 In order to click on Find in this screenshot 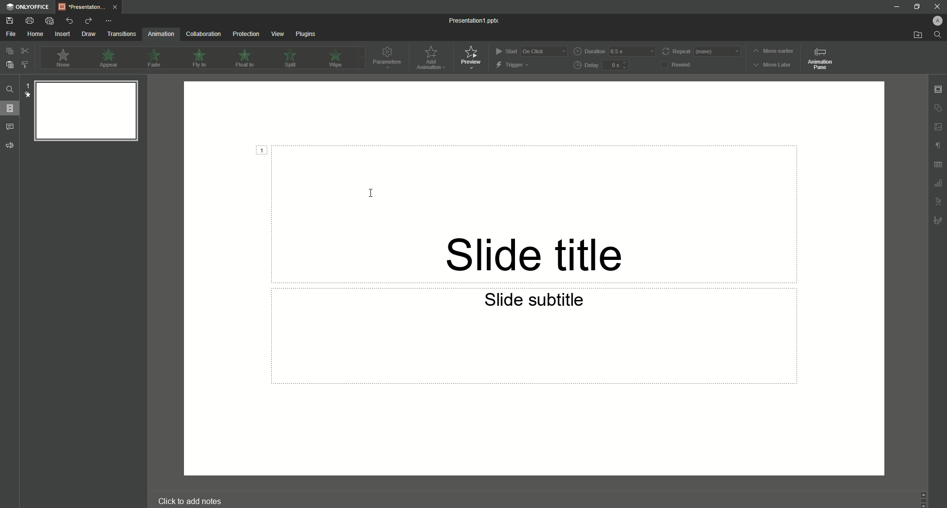, I will do `click(11, 91)`.